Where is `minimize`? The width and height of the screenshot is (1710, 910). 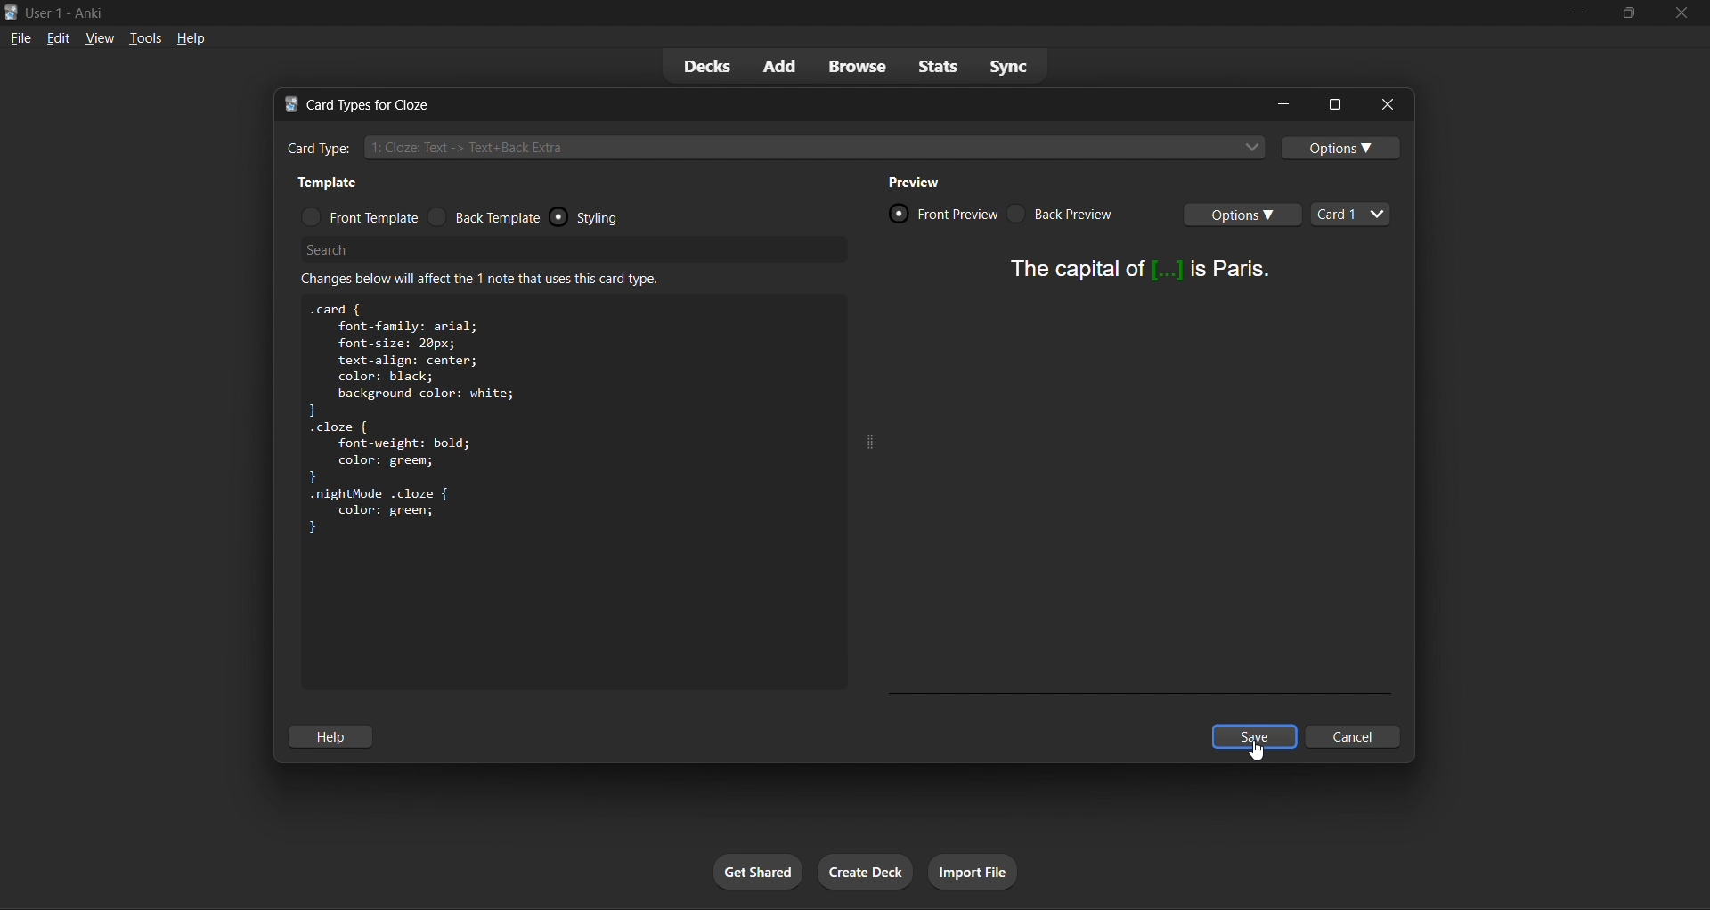 minimize is located at coordinates (1581, 13).